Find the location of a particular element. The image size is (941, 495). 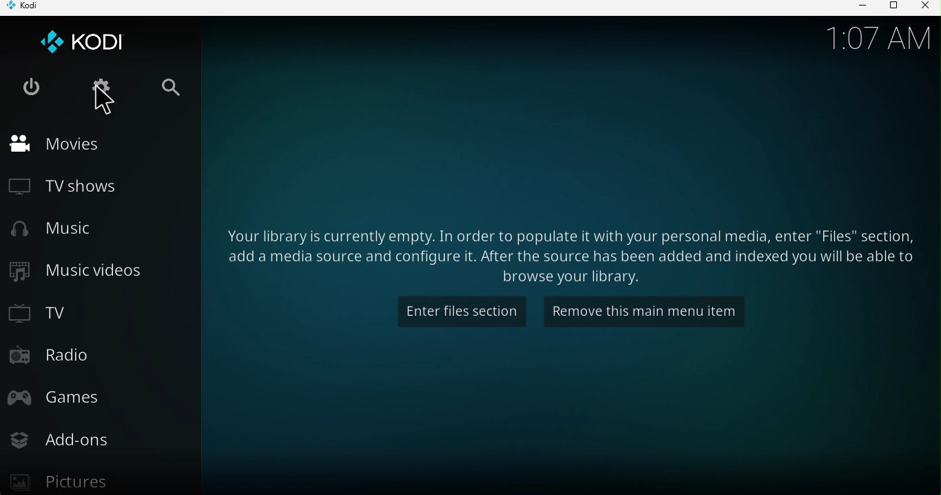

Search is located at coordinates (169, 82).